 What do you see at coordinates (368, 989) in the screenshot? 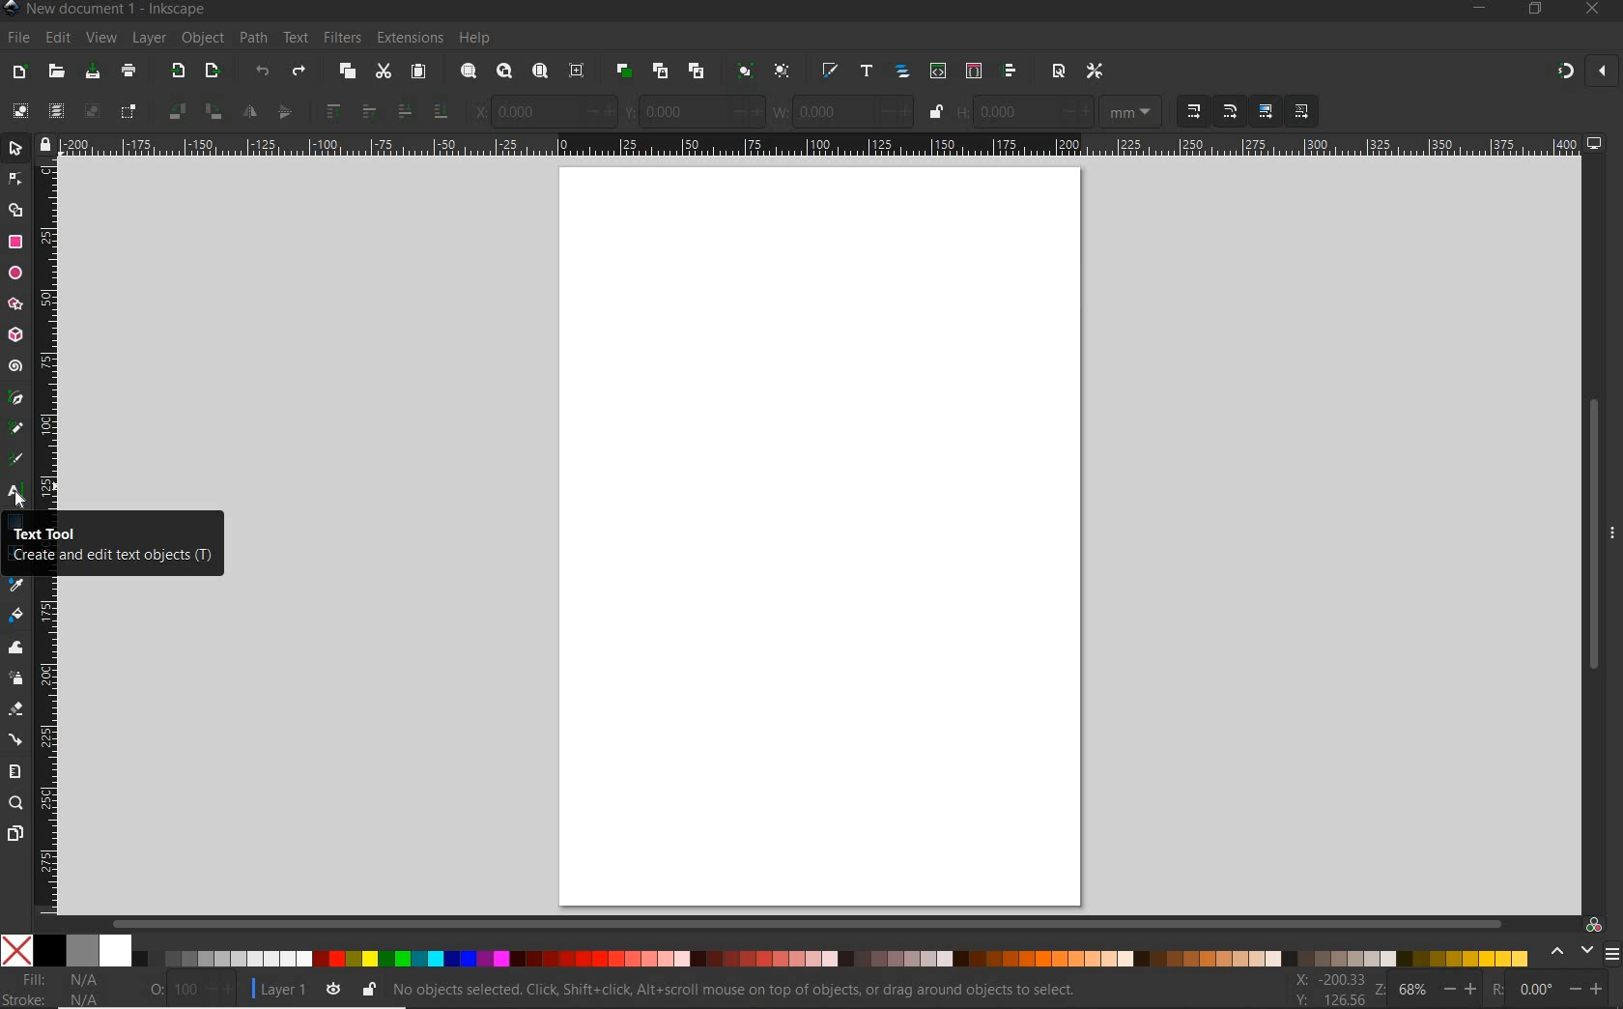
I see `lock or unlock` at bounding box center [368, 989].